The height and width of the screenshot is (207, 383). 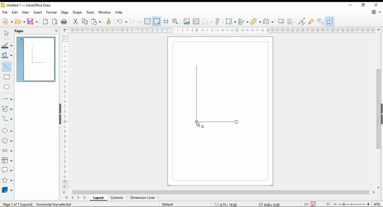 I want to click on select, so click(x=6, y=33).